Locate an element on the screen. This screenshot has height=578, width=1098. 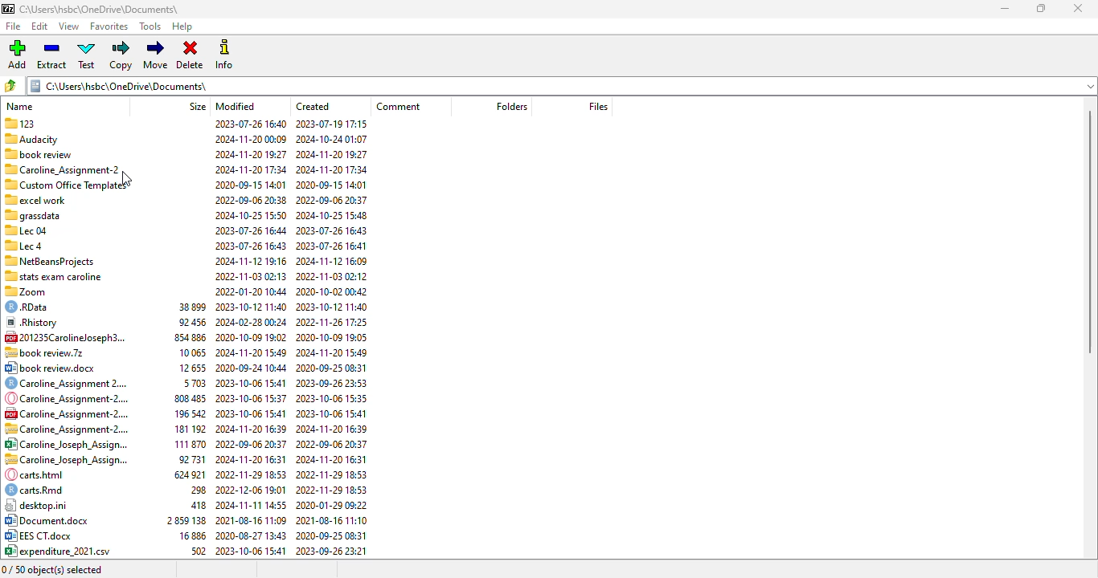
2024-11-11 14:55 is located at coordinates (252, 506).